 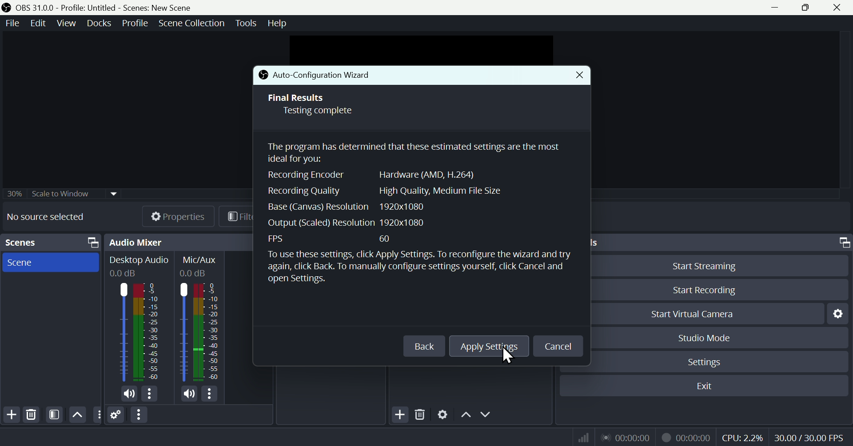 What do you see at coordinates (263, 76) in the screenshot?
I see `icon` at bounding box center [263, 76].